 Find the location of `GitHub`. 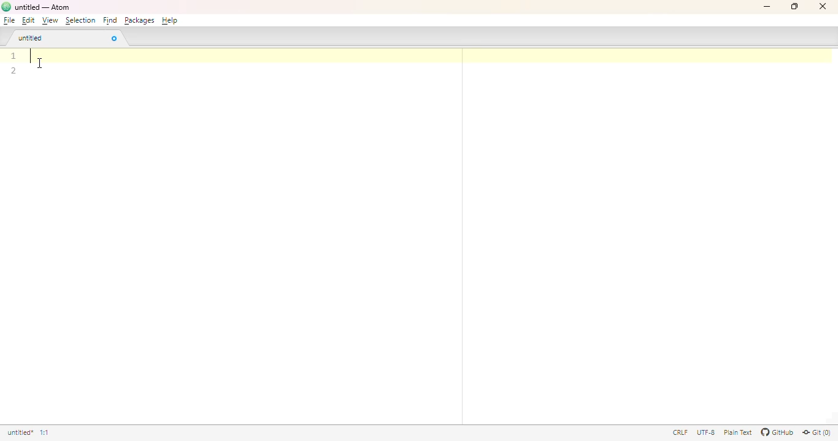

GitHub is located at coordinates (777, 432).